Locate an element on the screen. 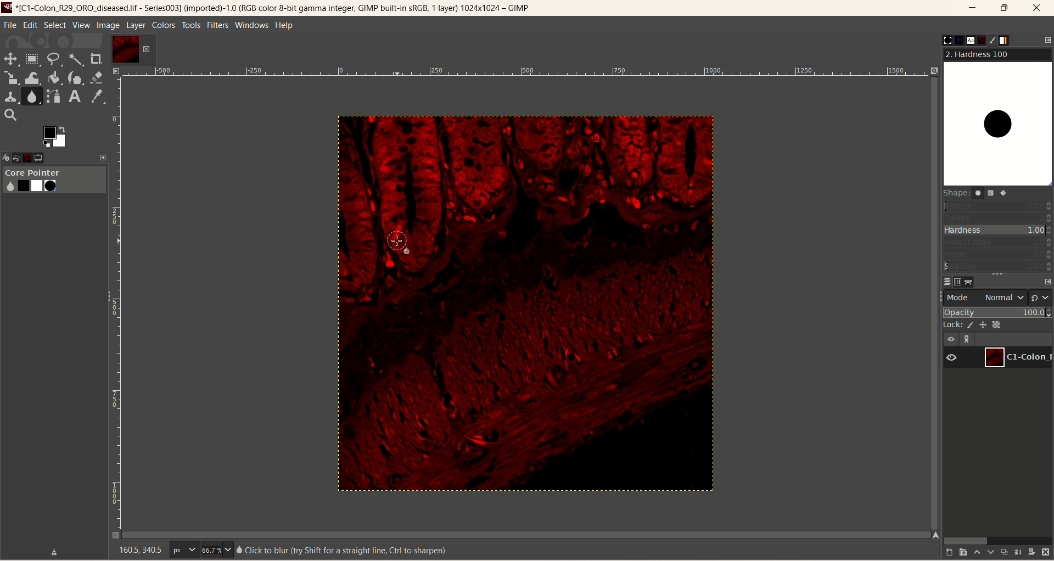 Image resolution: width=1054 pixels, height=561 pixels. color picker tool is located at coordinates (97, 97).